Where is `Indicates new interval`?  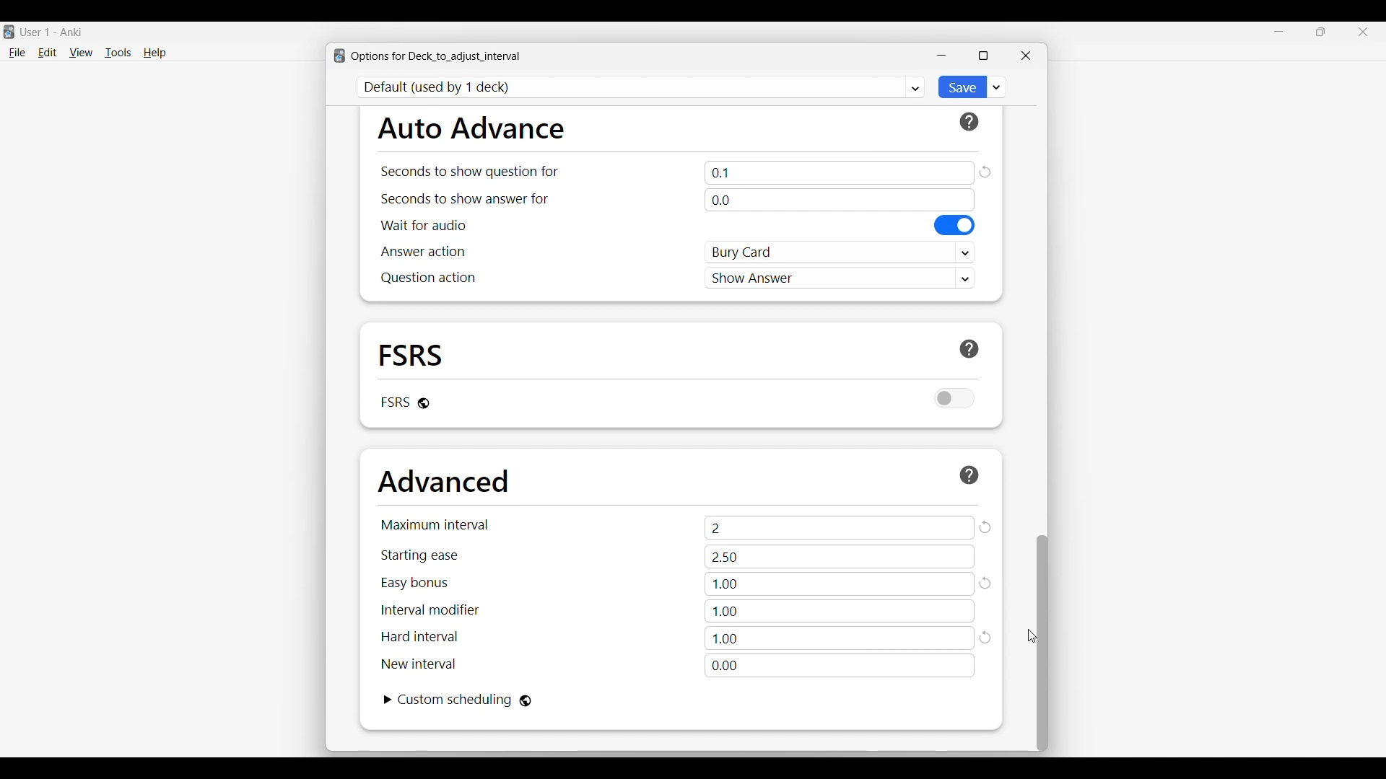 Indicates new interval is located at coordinates (418, 664).